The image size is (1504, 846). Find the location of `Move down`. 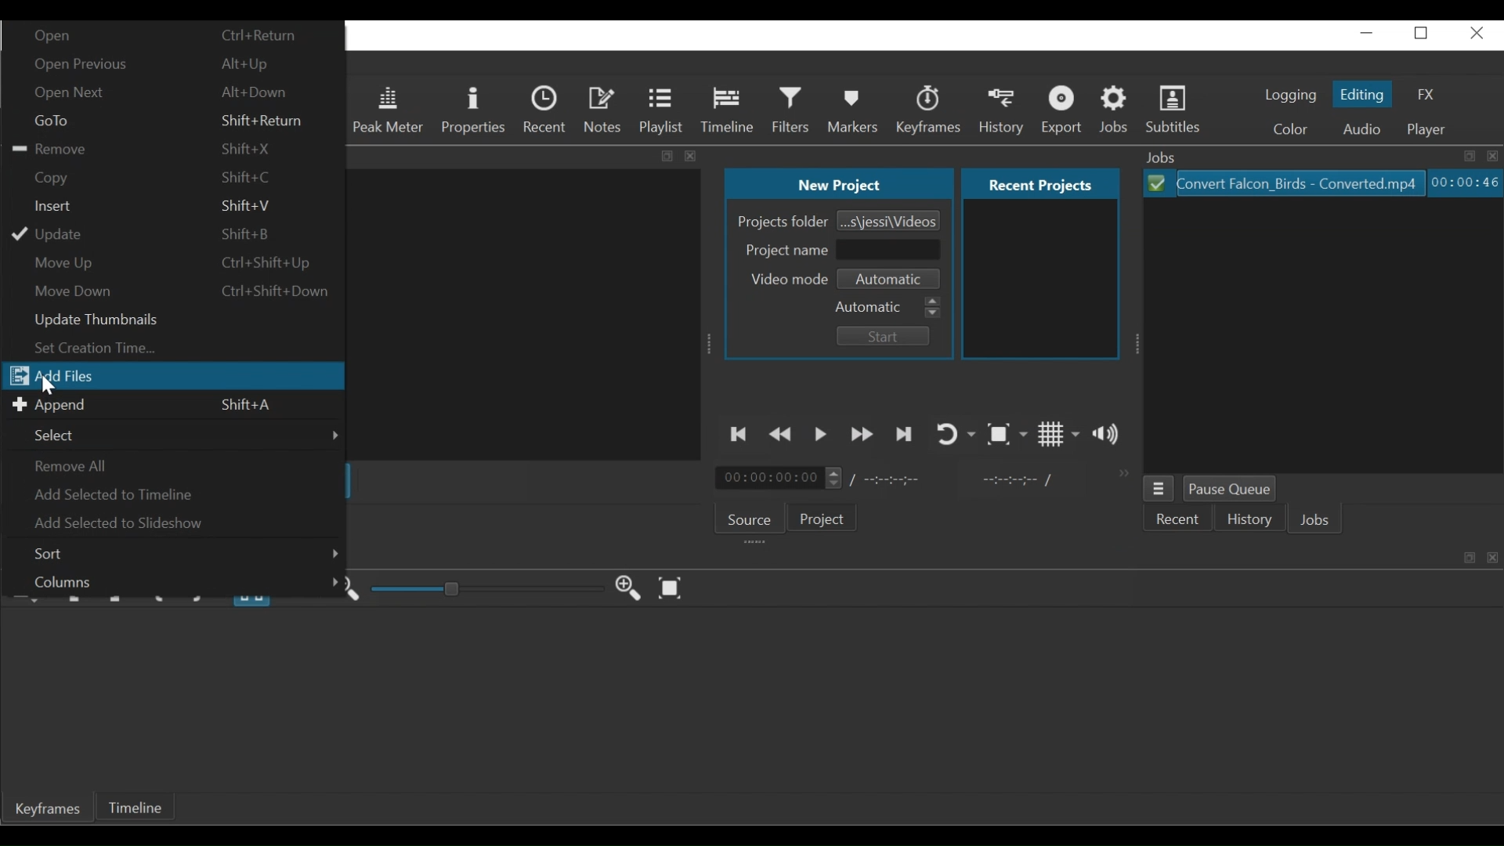

Move down is located at coordinates (181, 293).